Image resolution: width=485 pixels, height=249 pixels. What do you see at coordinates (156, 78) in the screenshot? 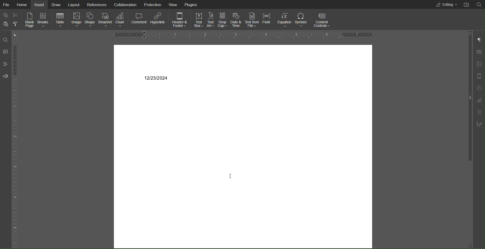
I see `Date` at bounding box center [156, 78].